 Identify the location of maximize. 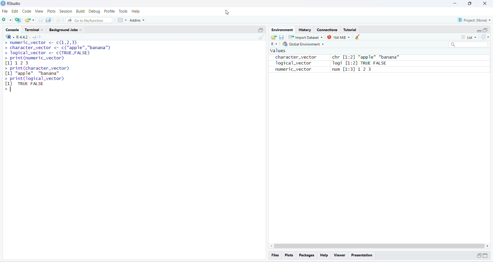
(261, 30).